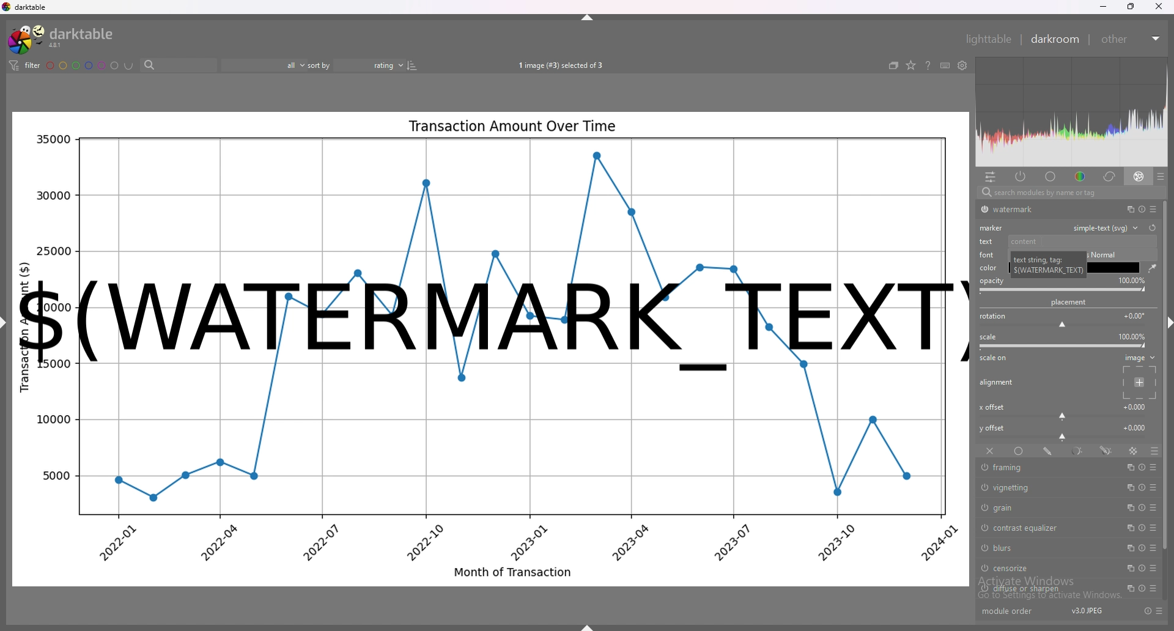 The image size is (1174, 631). I want to click on darktable, so click(26, 7).